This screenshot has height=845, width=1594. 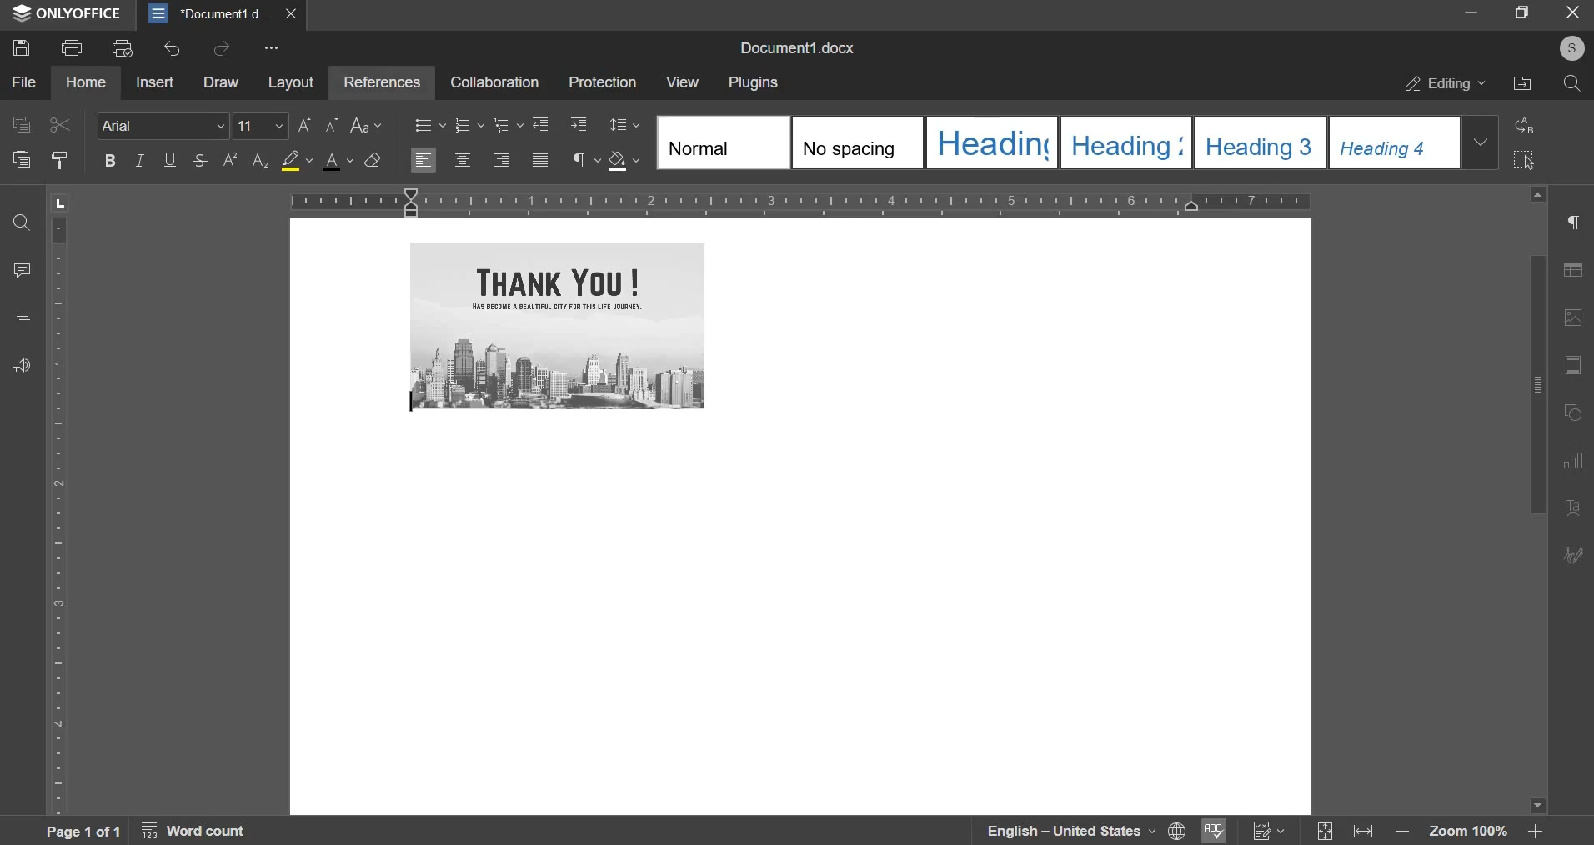 I want to click on collaboration, so click(x=494, y=82).